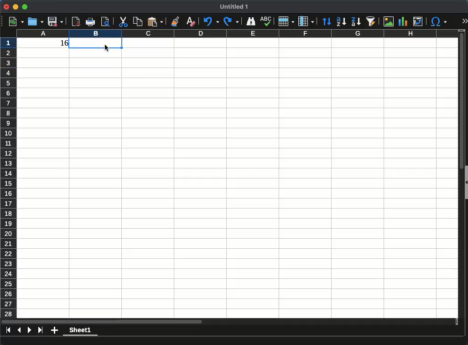  I want to click on spell check, so click(266, 21).